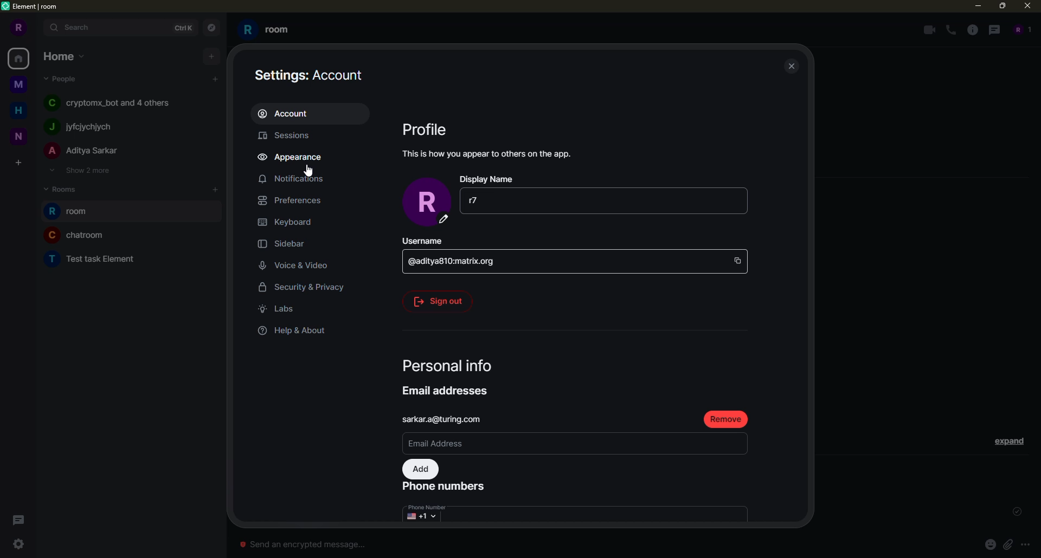 The width and height of the screenshot is (1041, 558). I want to click on copy, so click(739, 261).